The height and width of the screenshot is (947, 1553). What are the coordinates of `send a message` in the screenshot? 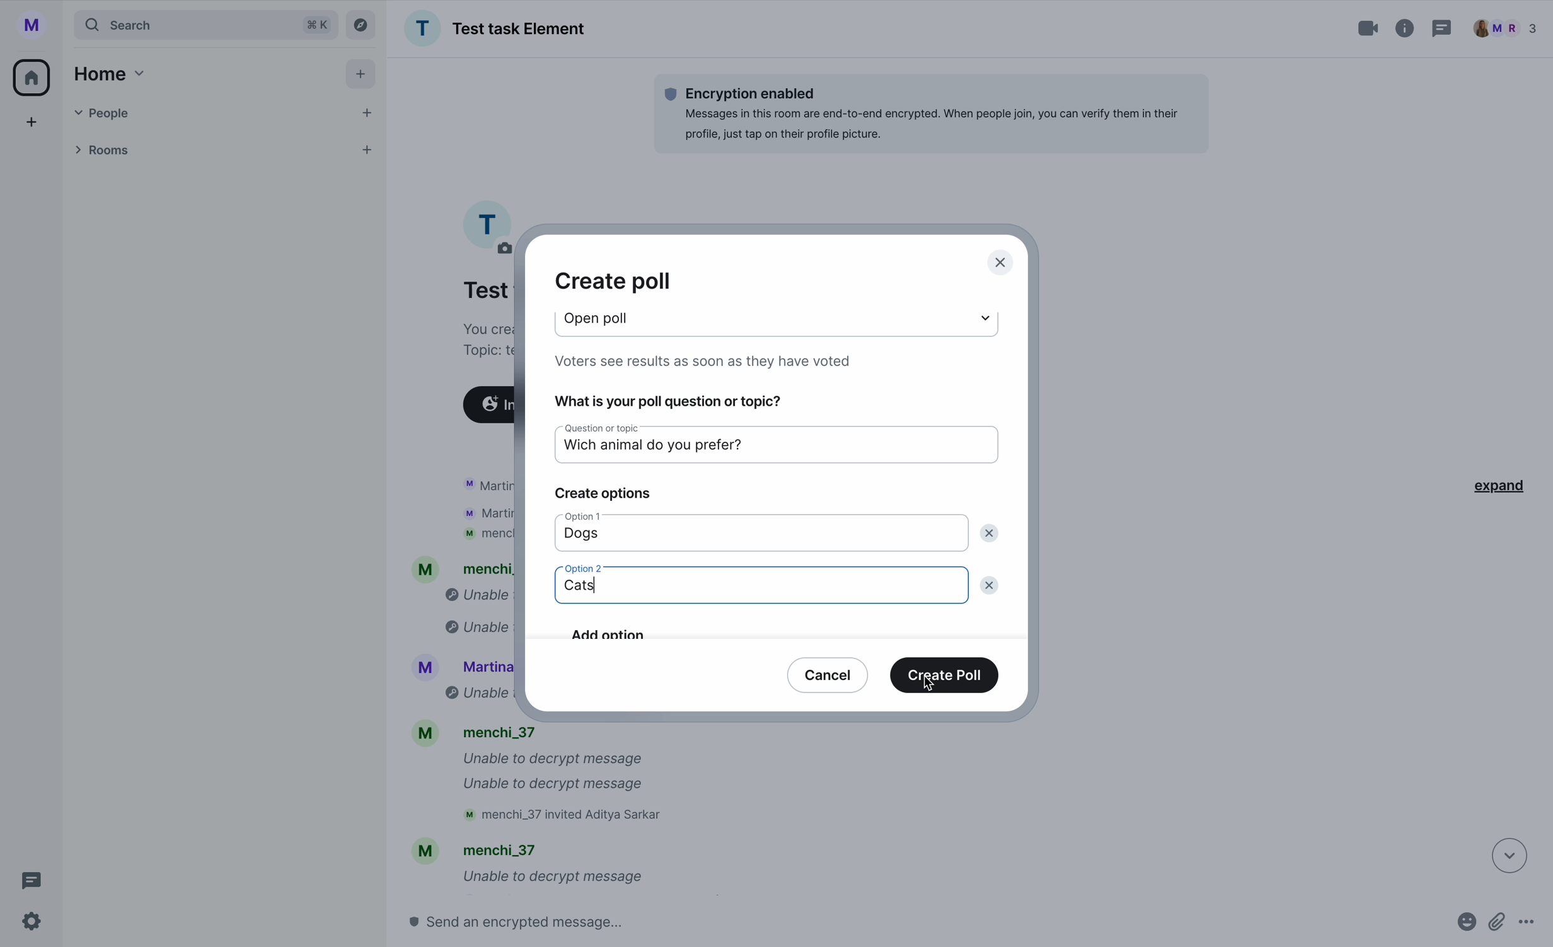 It's located at (543, 921).